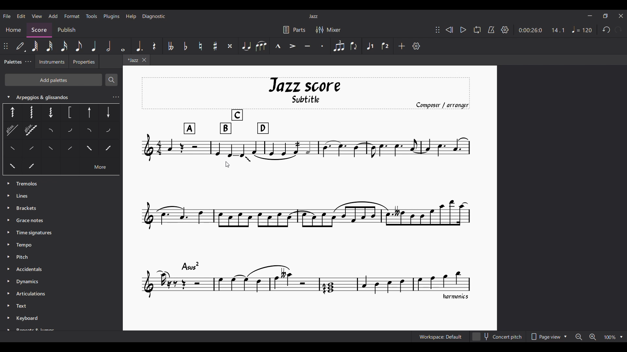 The height and width of the screenshot is (352, 627). Describe the element at coordinates (278, 46) in the screenshot. I see `Marcato` at that location.